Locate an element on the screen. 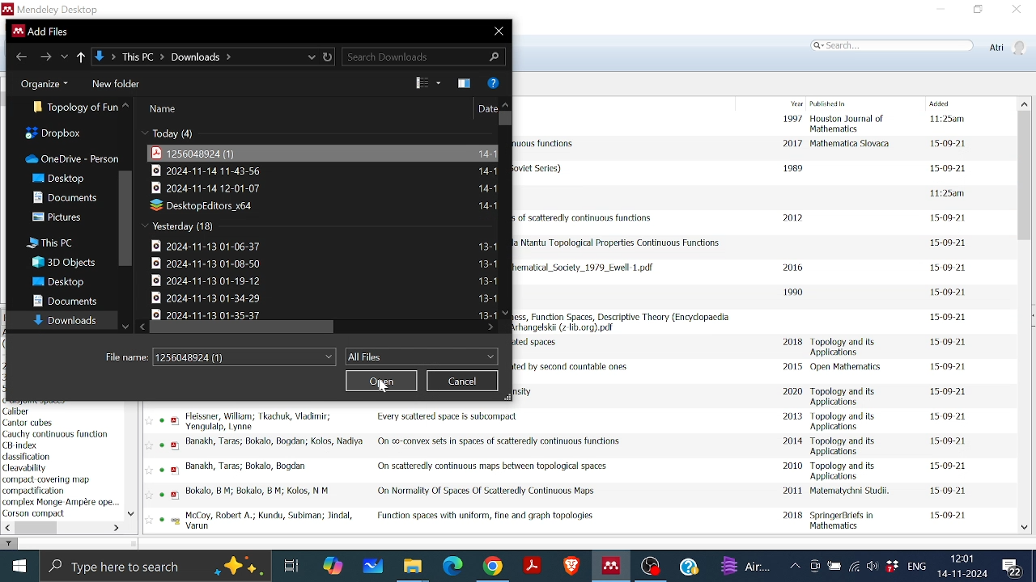  current window information is located at coordinates (42, 31).